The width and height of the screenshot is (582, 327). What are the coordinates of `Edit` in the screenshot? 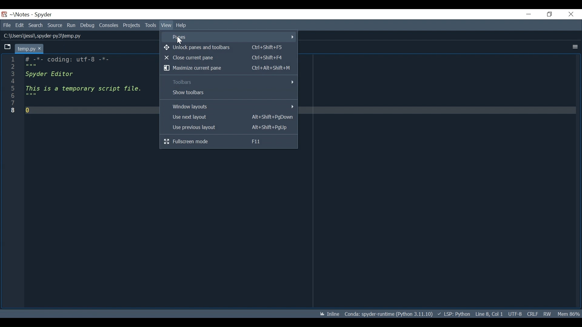 It's located at (19, 25).